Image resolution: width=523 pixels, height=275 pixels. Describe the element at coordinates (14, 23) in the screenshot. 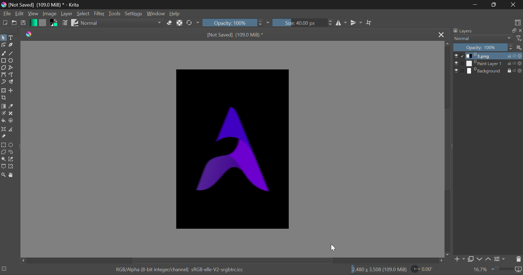

I see `Open` at that location.